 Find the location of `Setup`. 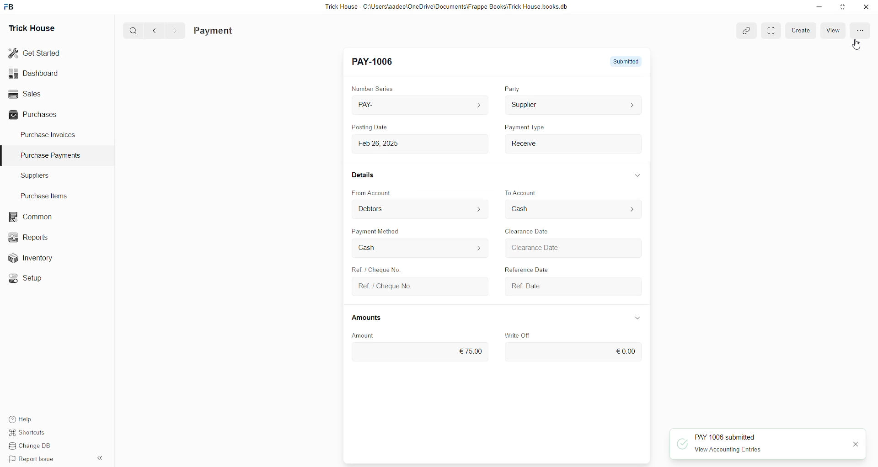

Setup is located at coordinates (25, 277).